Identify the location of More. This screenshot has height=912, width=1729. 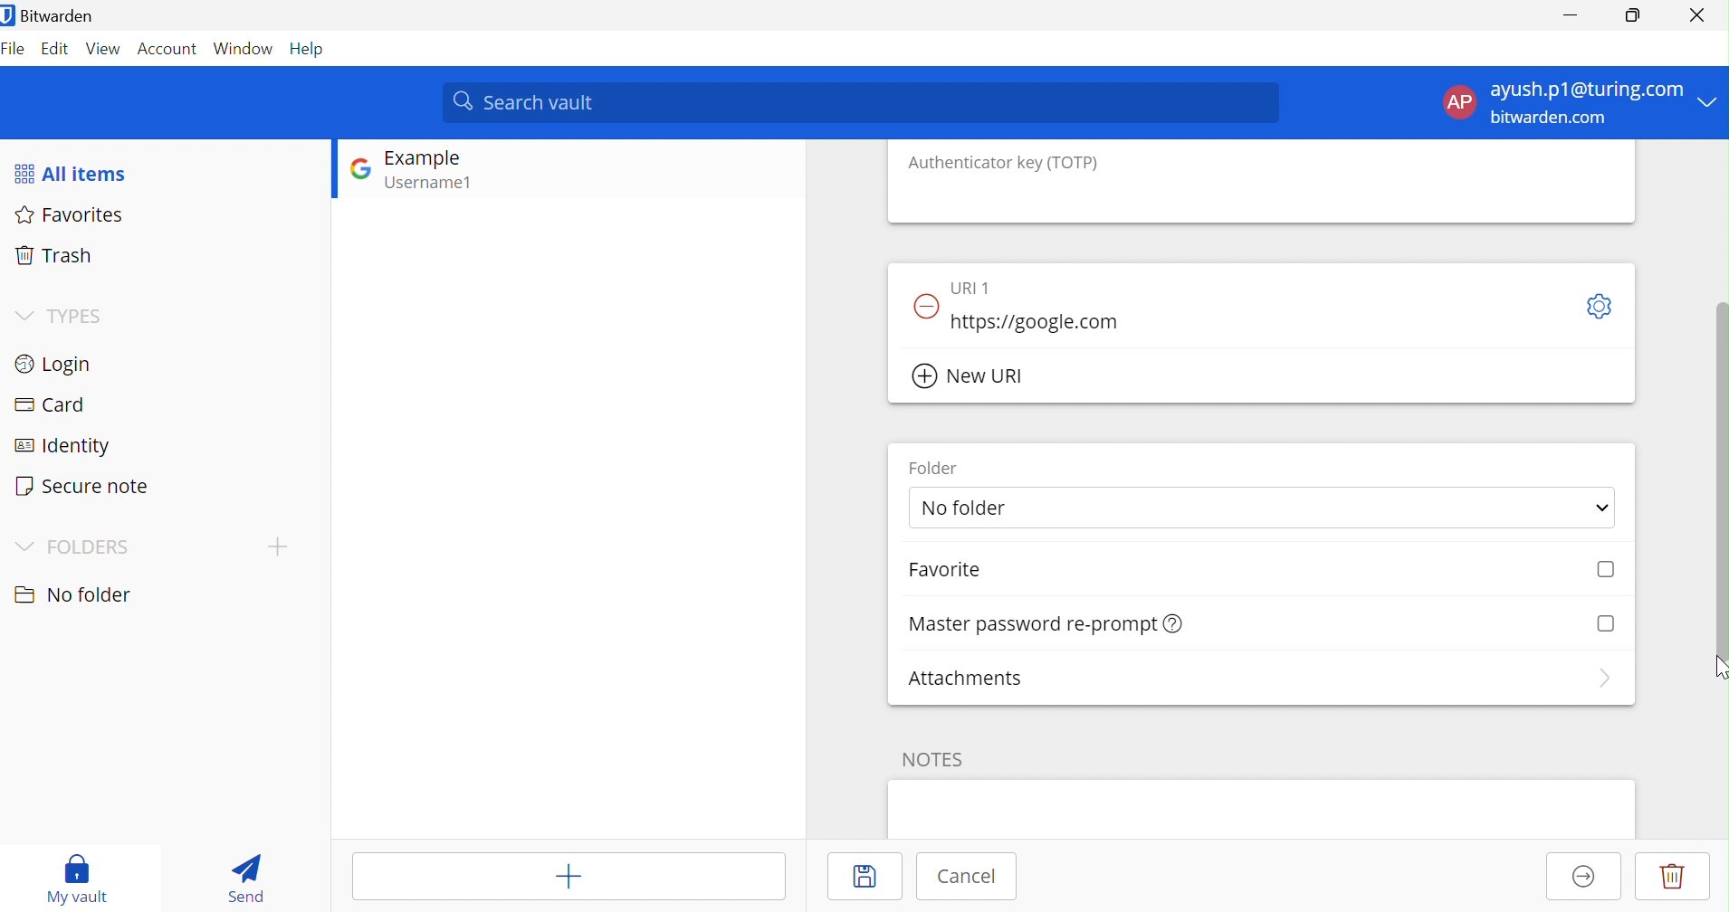
(1602, 679).